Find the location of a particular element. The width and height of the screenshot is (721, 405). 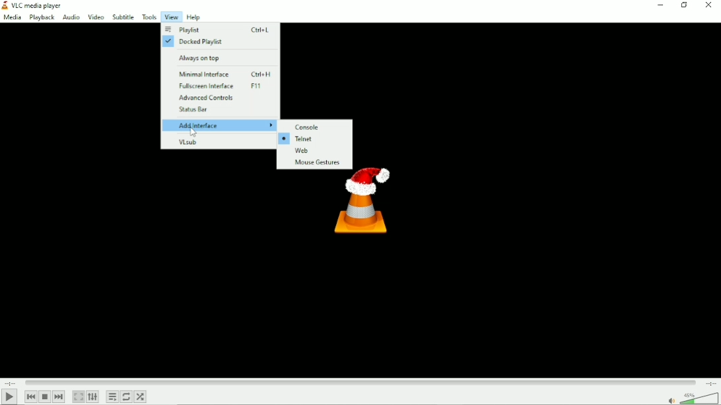

Mouse gestures is located at coordinates (316, 164).